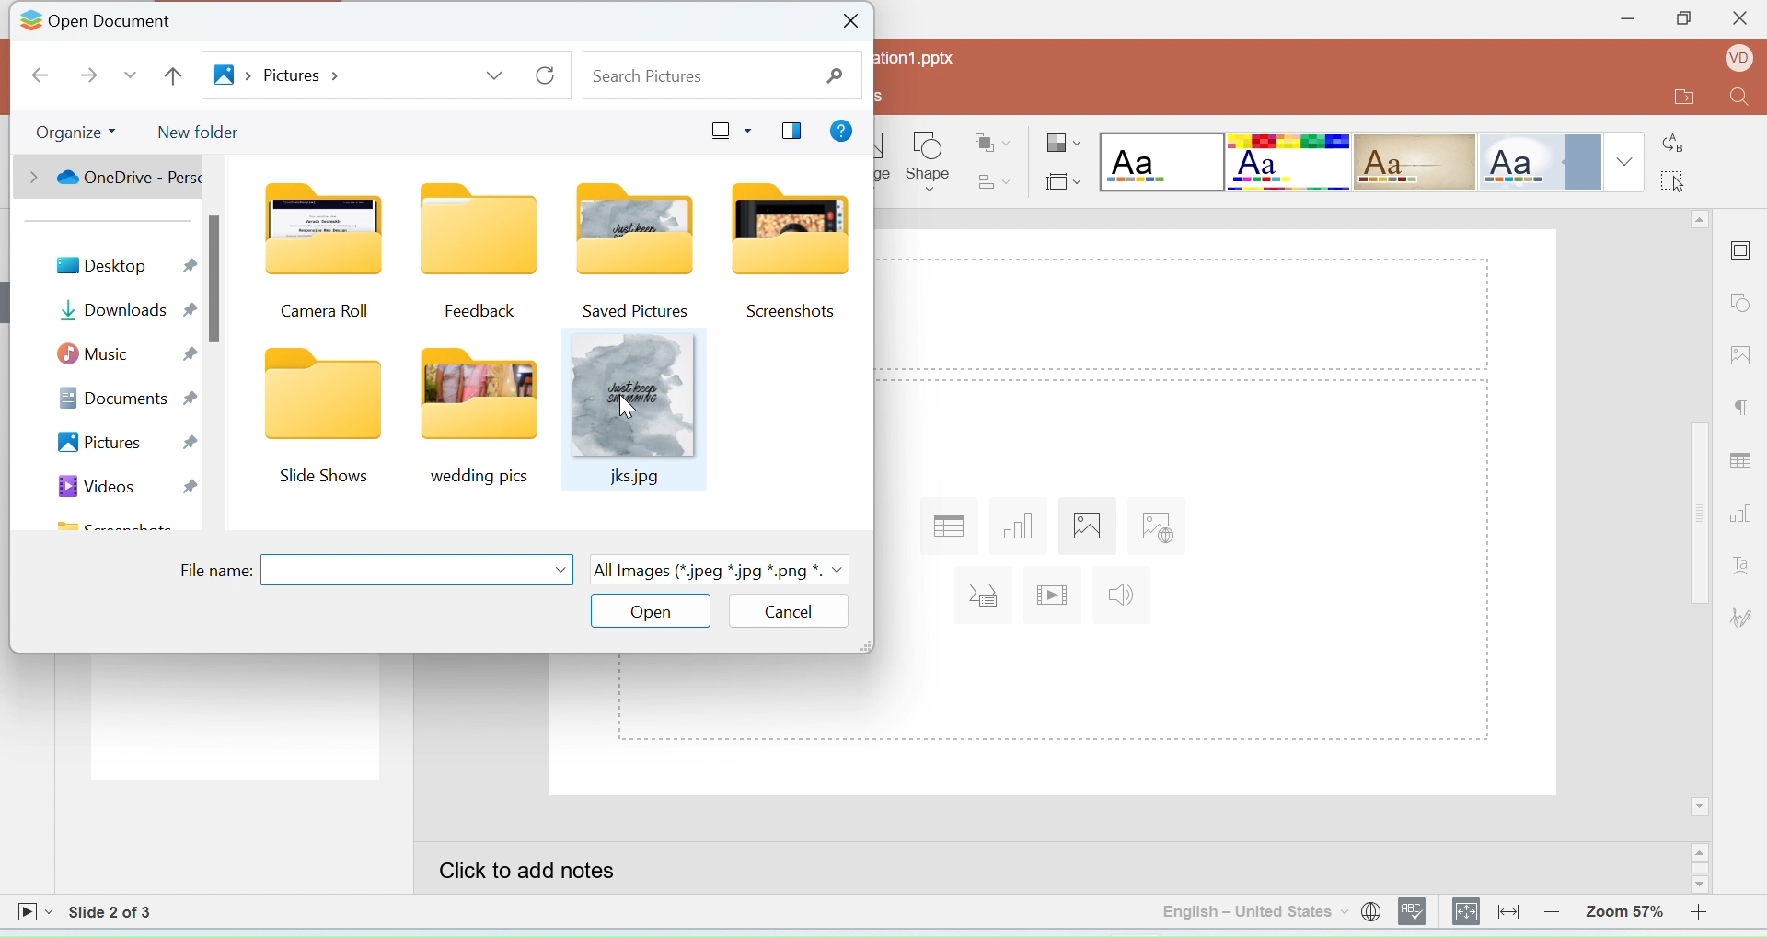 Image resolution: width=1767 pixels, height=937 pixels. I want to click on folder-3, so click(631, 250).